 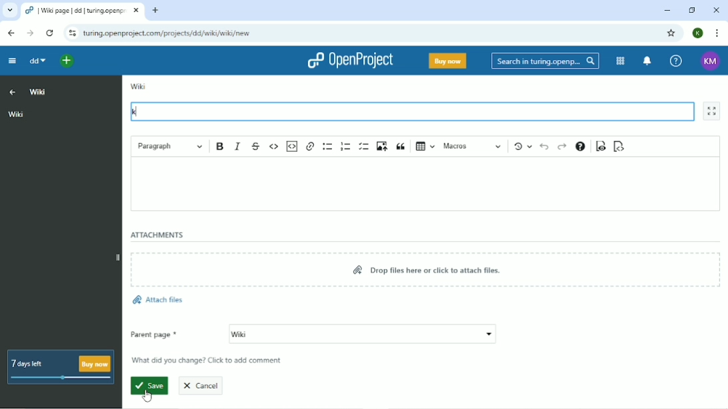 I want to click on k, so click(x=134, y=111).